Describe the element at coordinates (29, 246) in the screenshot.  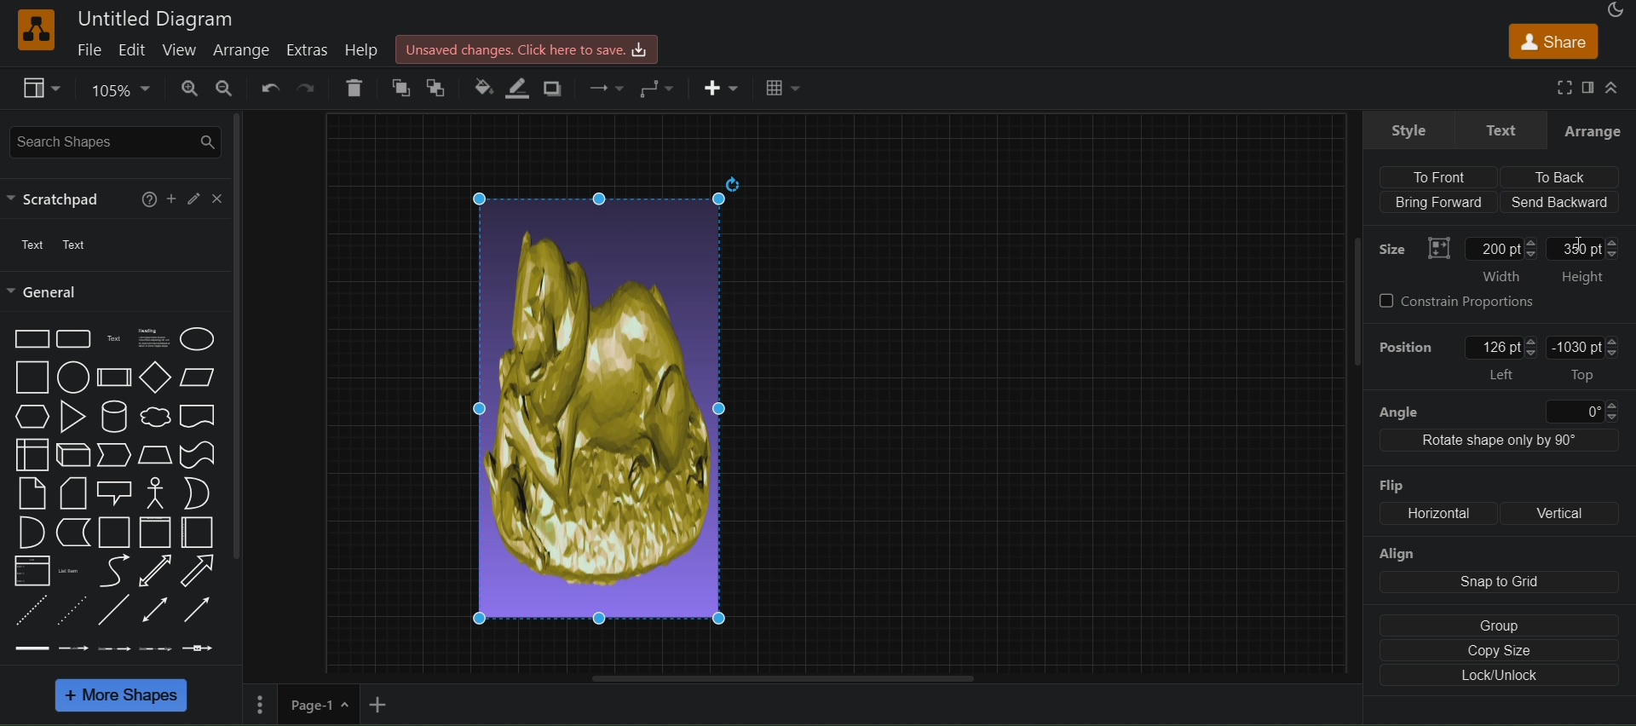
I see `text` at that location.